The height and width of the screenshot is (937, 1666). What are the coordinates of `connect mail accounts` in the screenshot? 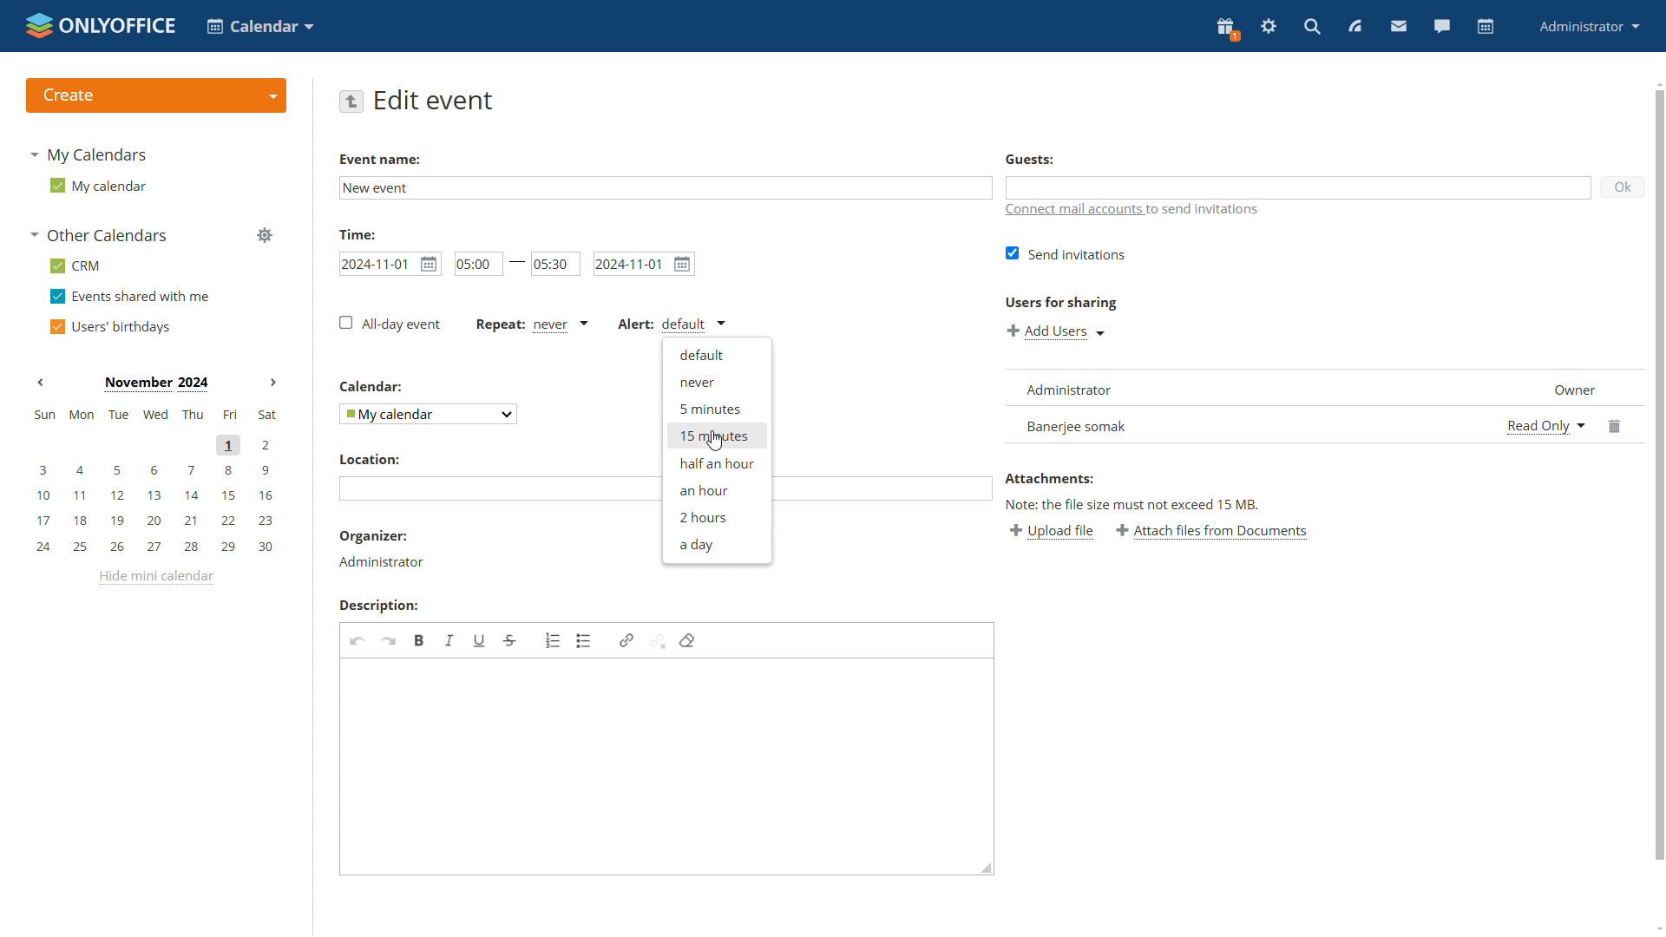 It's located at (1074, 212).